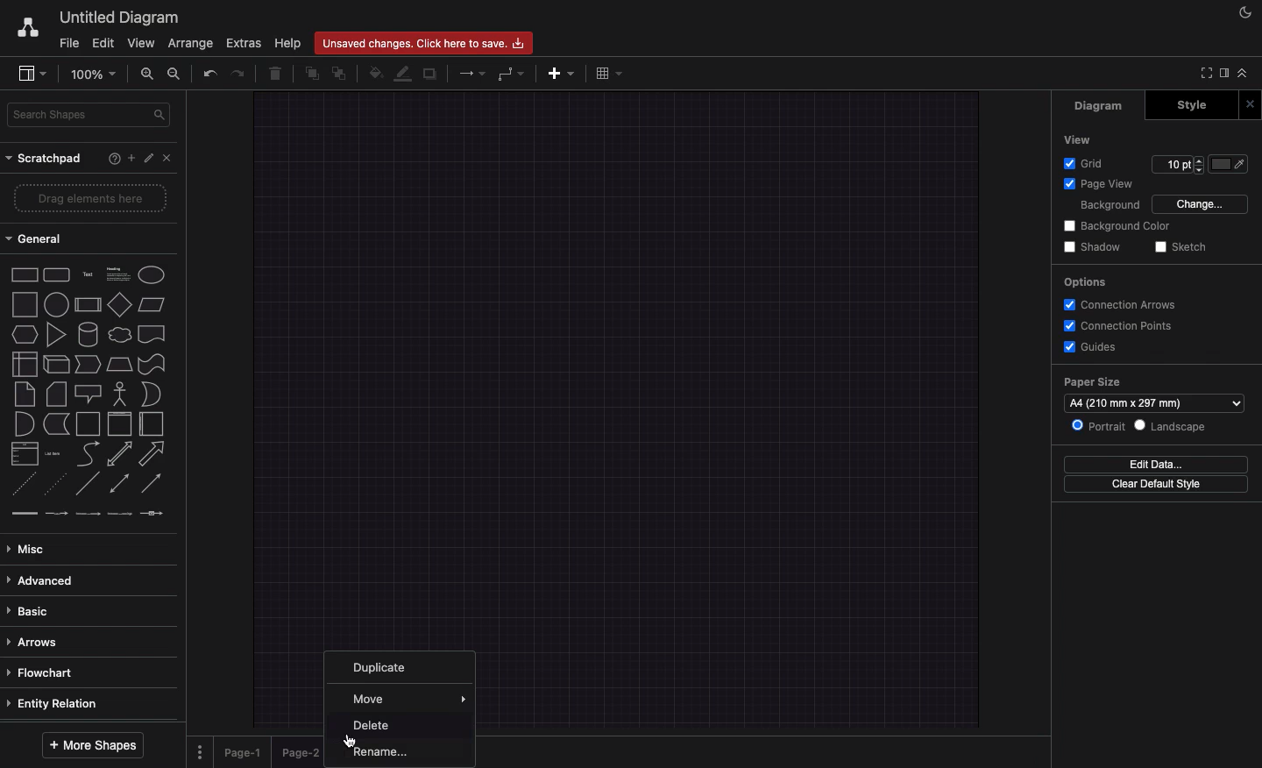 This screenshot has height=768, width=1262. Describe the element at coordinates (245, 751) in the screenshot. I see `Page 1` at that location.